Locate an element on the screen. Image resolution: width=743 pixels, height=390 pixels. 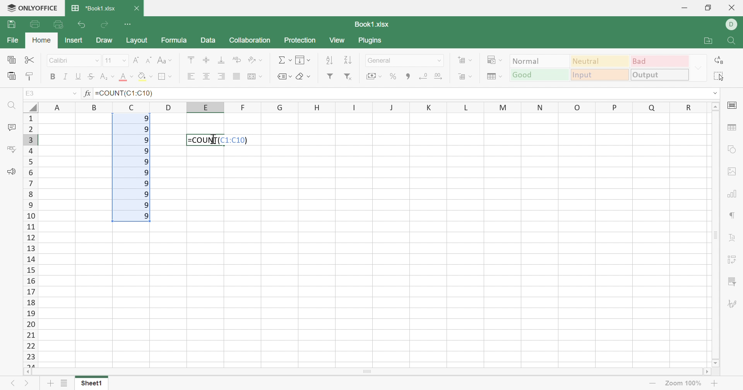
Scroll Bar is located at coordinates (717, 235).